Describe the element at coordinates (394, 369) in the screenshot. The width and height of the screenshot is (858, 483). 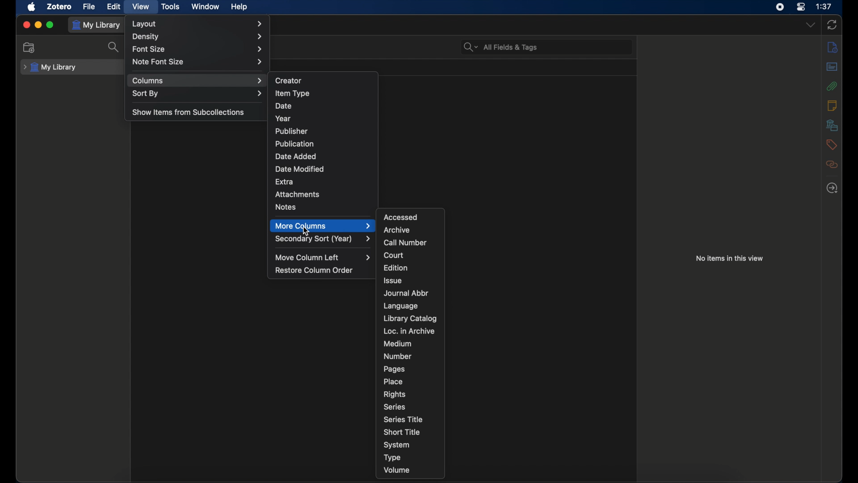
I see `pages` at that location.